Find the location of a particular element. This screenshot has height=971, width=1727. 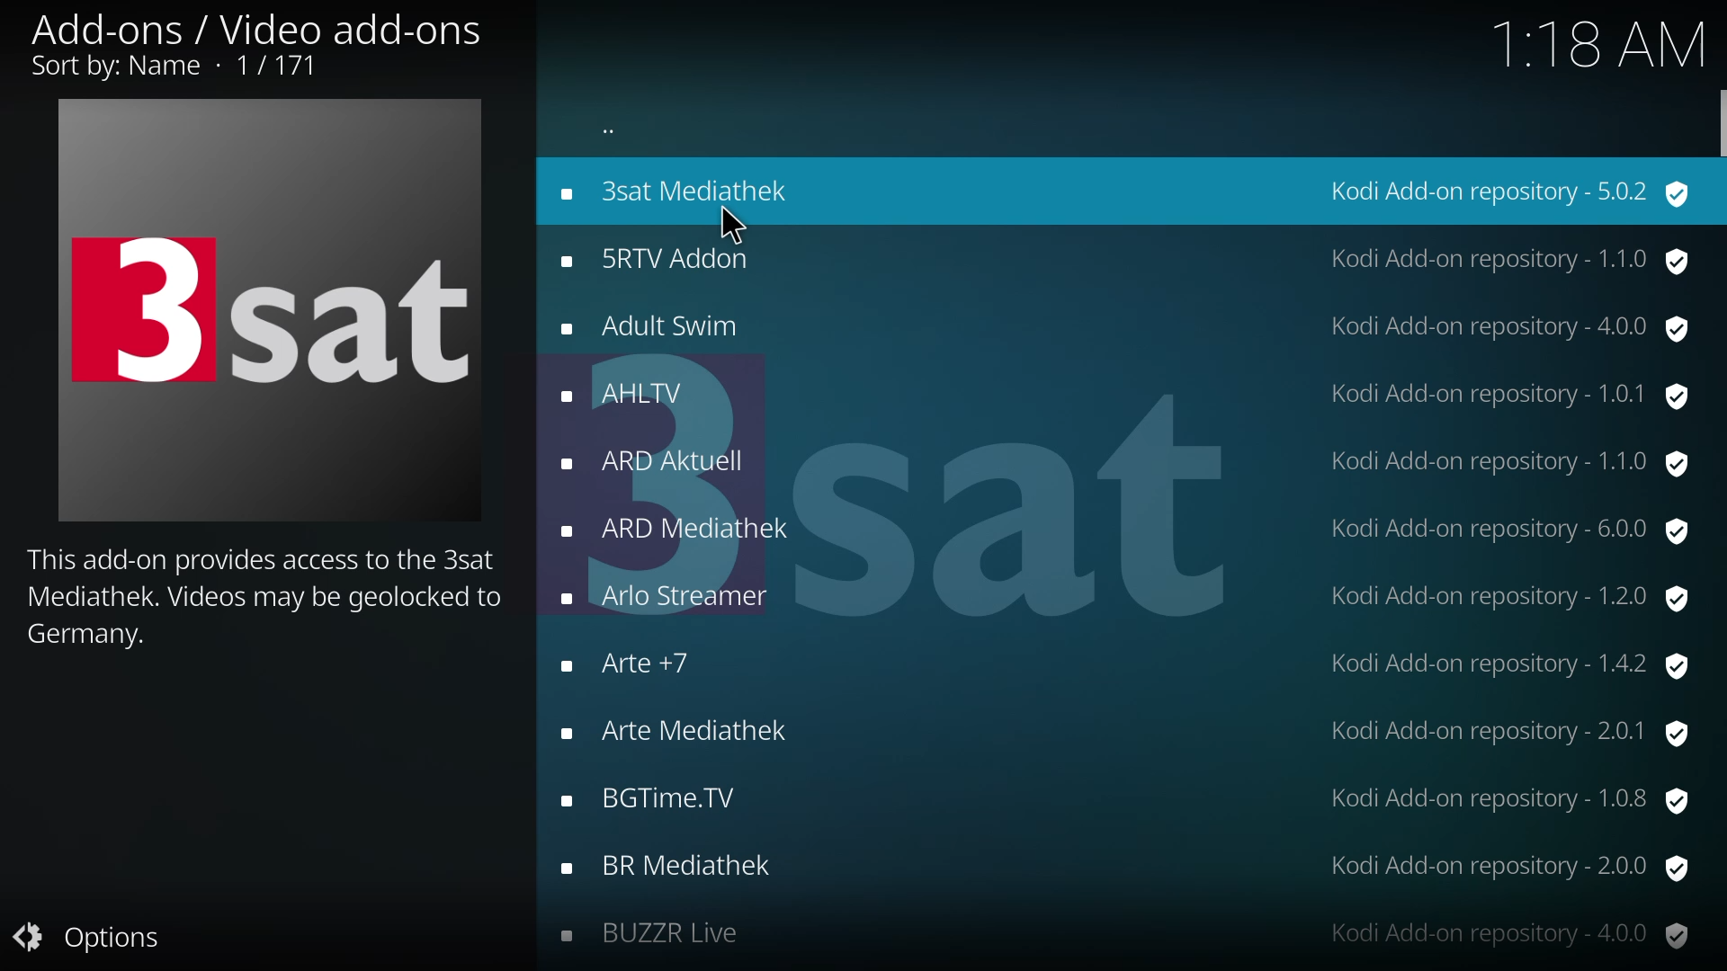

version is located at coordinates (1504, 930).